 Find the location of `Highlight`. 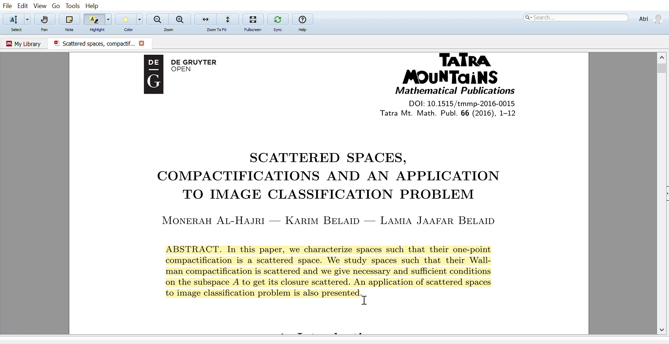

Highlight is located at coordinates (98, 30).